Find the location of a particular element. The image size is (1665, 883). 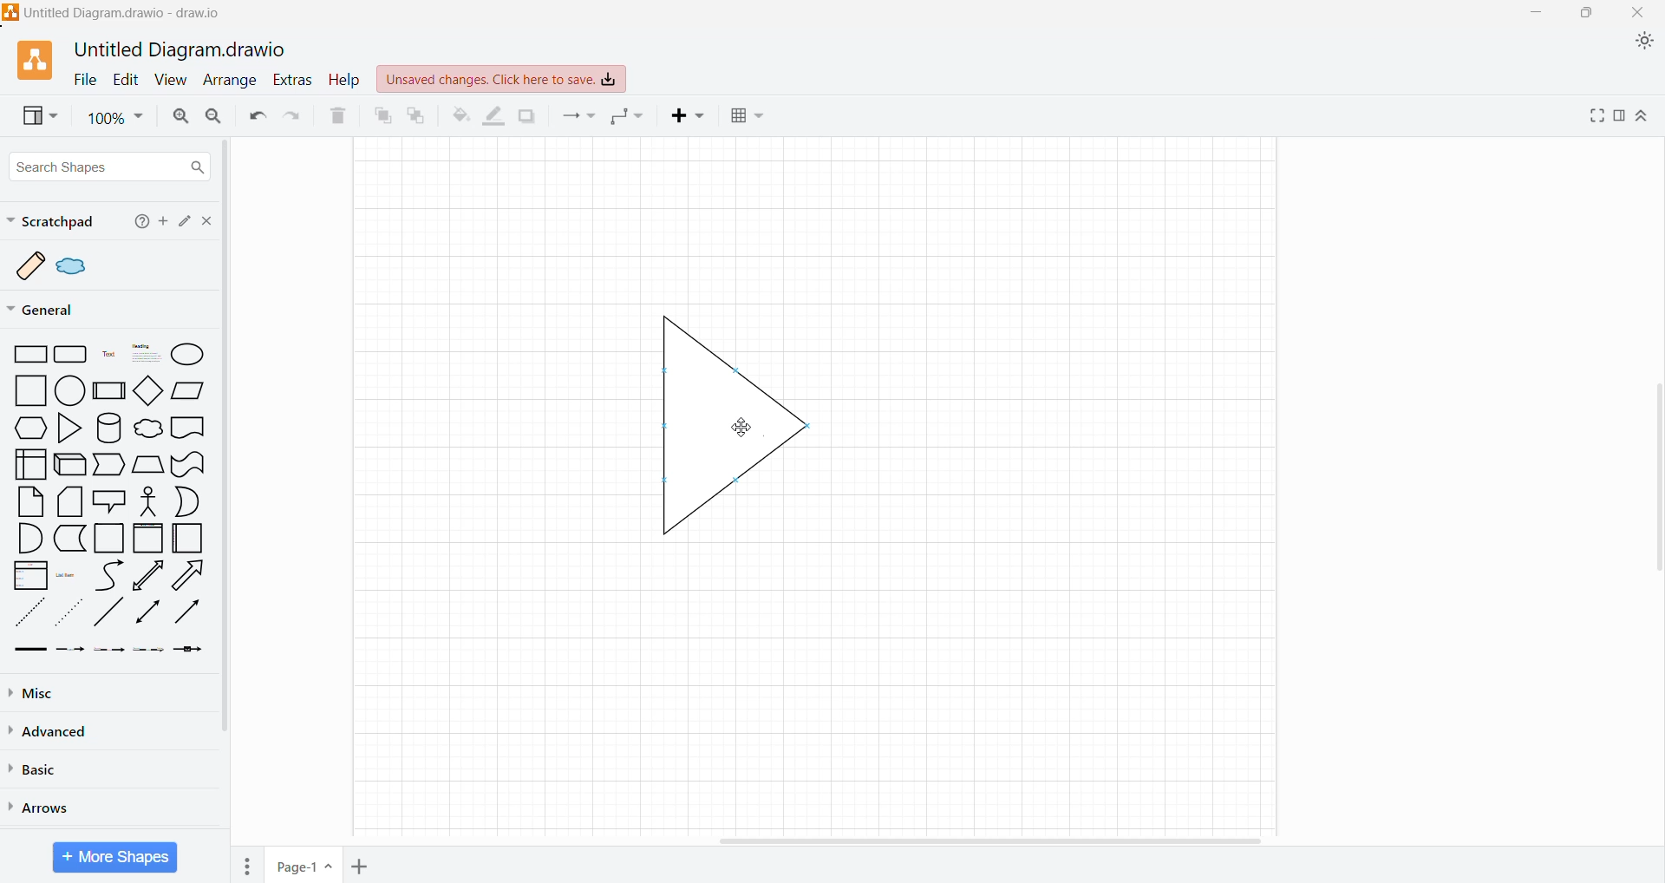

Line Color is located at coordinates (494, 117).